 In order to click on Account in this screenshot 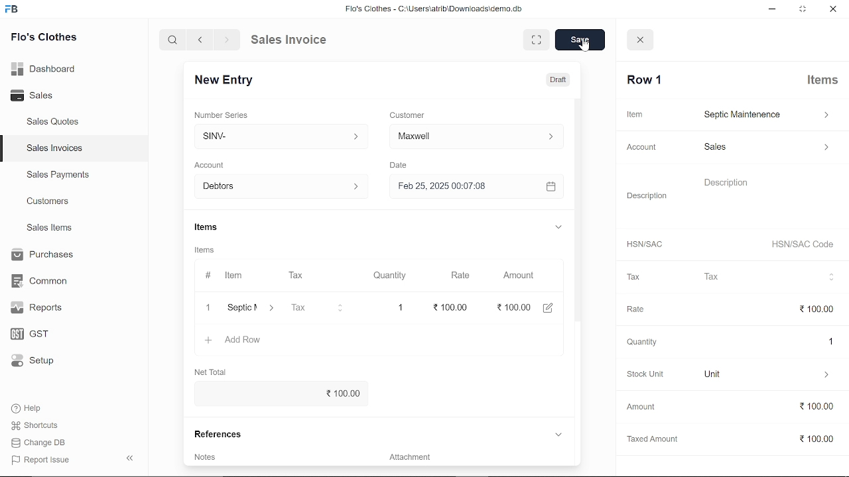, I will do `click(643, 147)`.